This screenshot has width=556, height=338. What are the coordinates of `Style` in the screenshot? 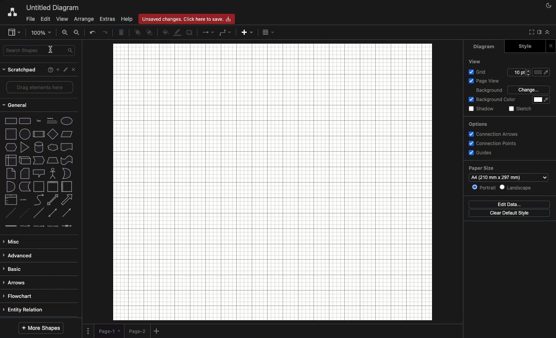 It's located at (523, 46).